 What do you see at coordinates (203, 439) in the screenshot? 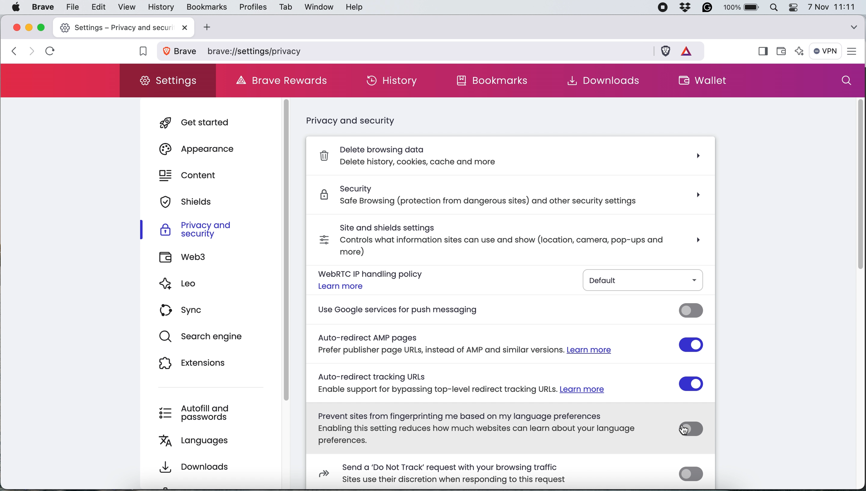
I see `languages` at bounding box center [203, 439].